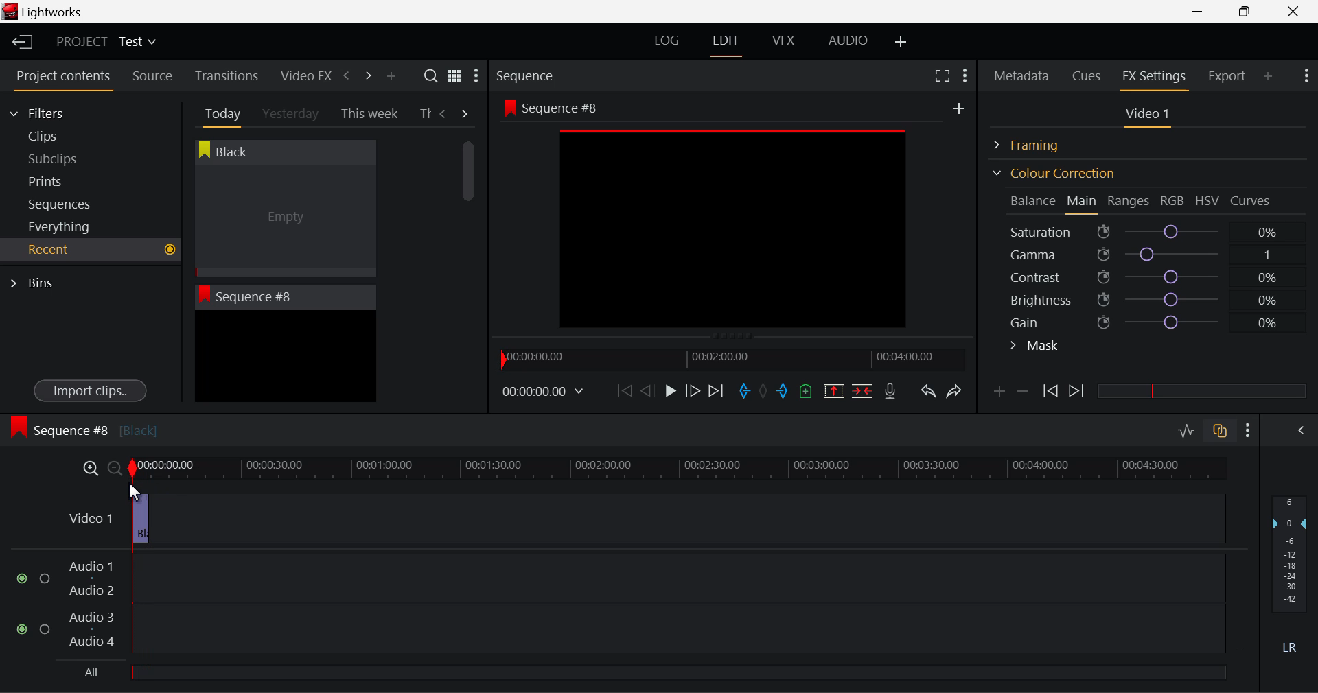 The width and height of the screenshot is (1318, 693). I want to click on Show Settings, so click(1249, 430).